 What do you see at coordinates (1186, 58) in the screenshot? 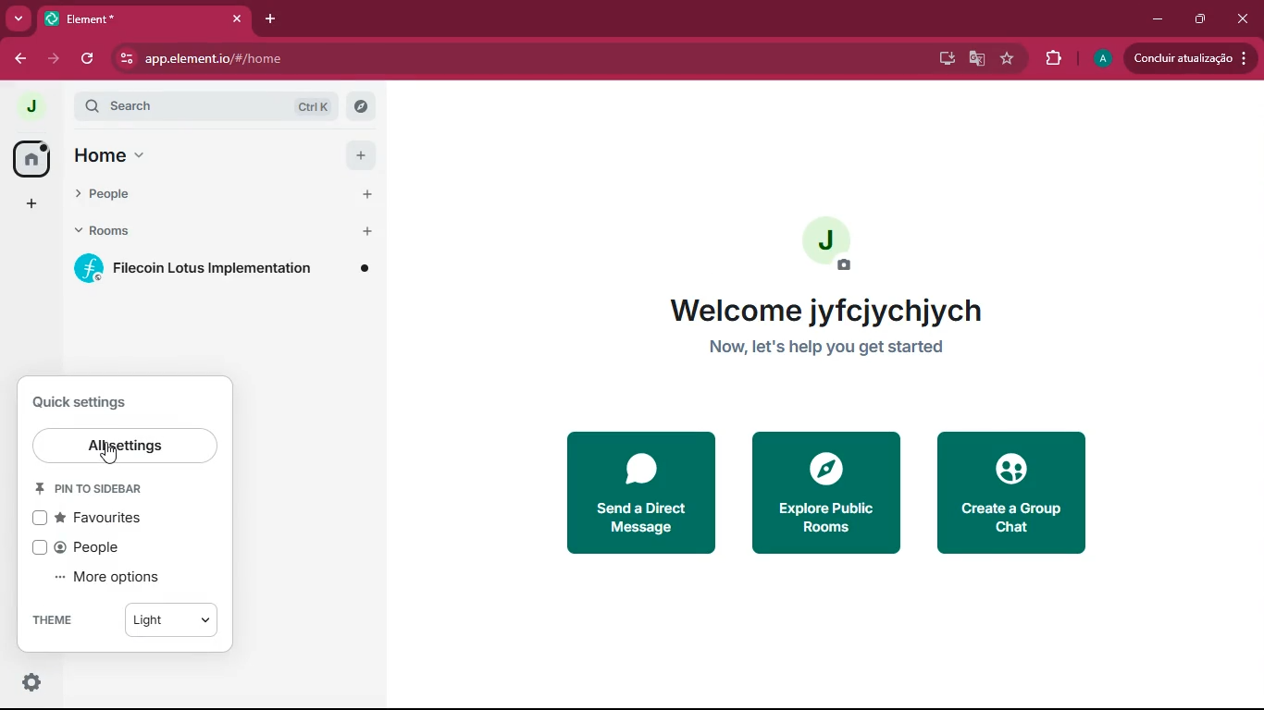
I see `update` at bounding box center [1186, 58].